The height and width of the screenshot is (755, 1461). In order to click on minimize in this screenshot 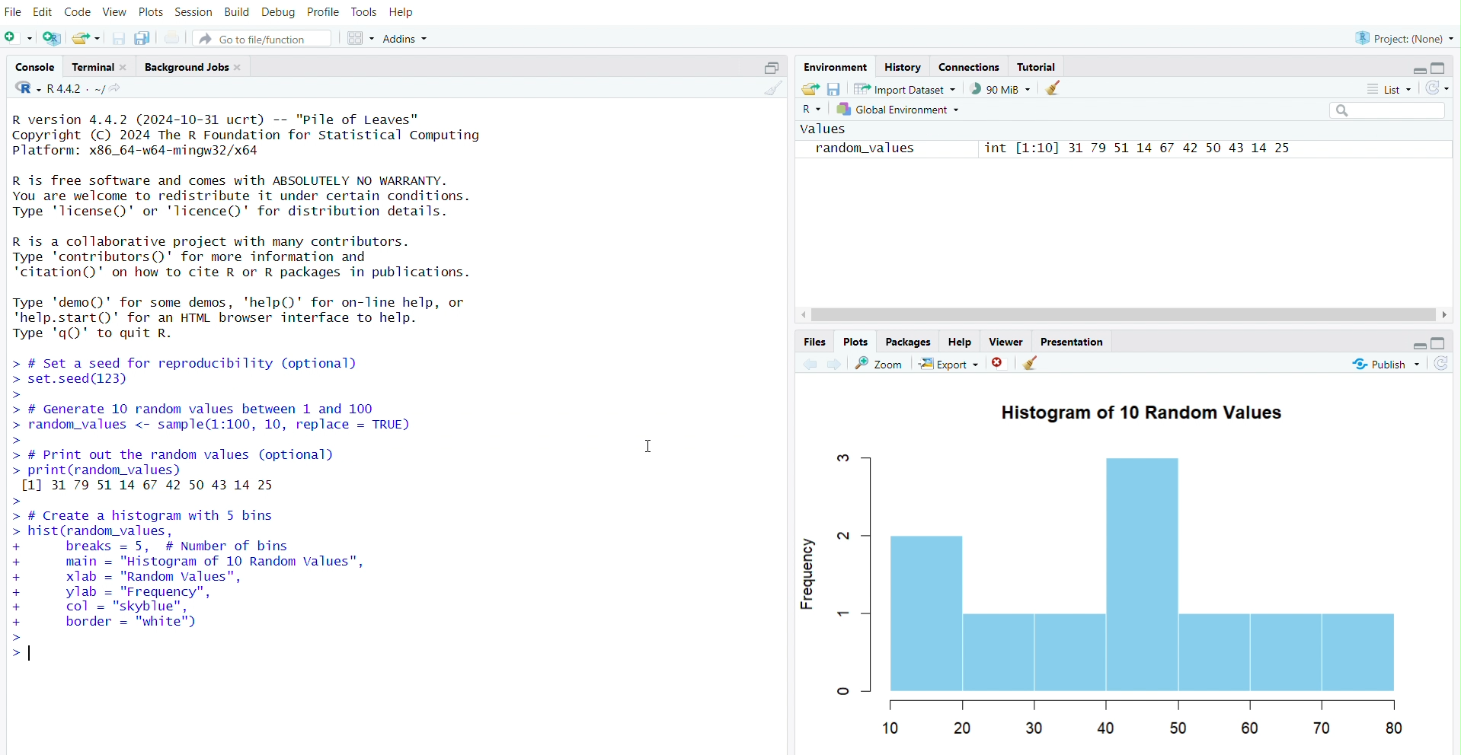, I will do `click(1412, 68)`.